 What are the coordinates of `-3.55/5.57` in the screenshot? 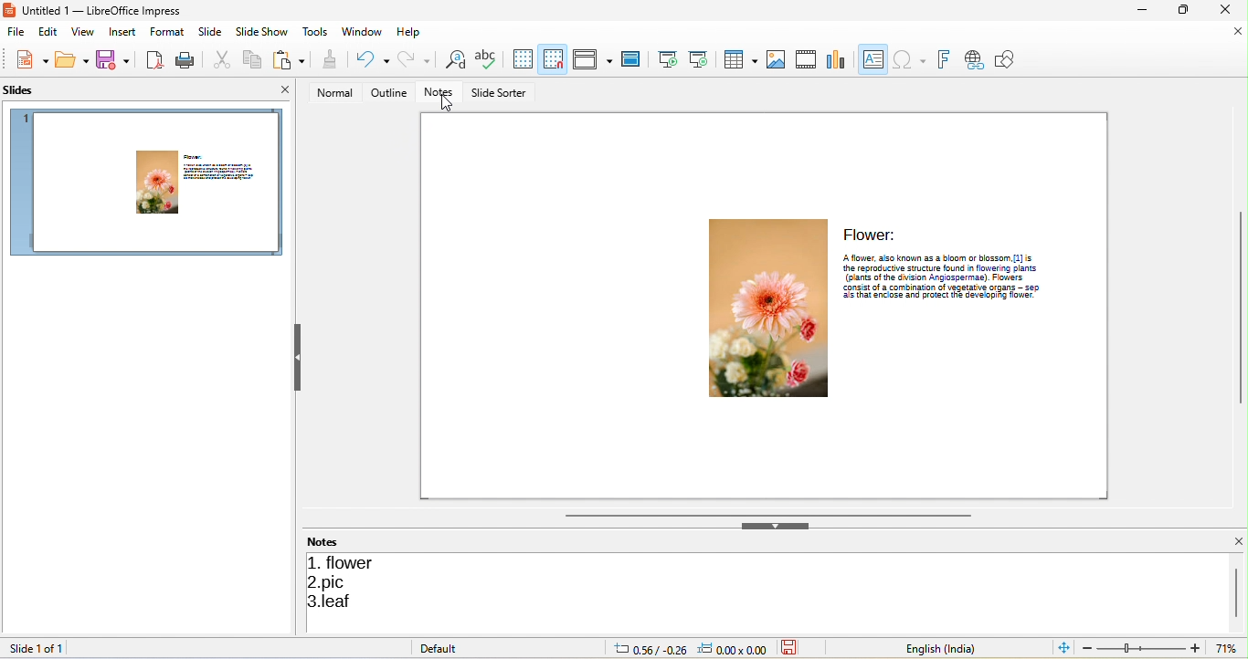 It's located at (646, 648).